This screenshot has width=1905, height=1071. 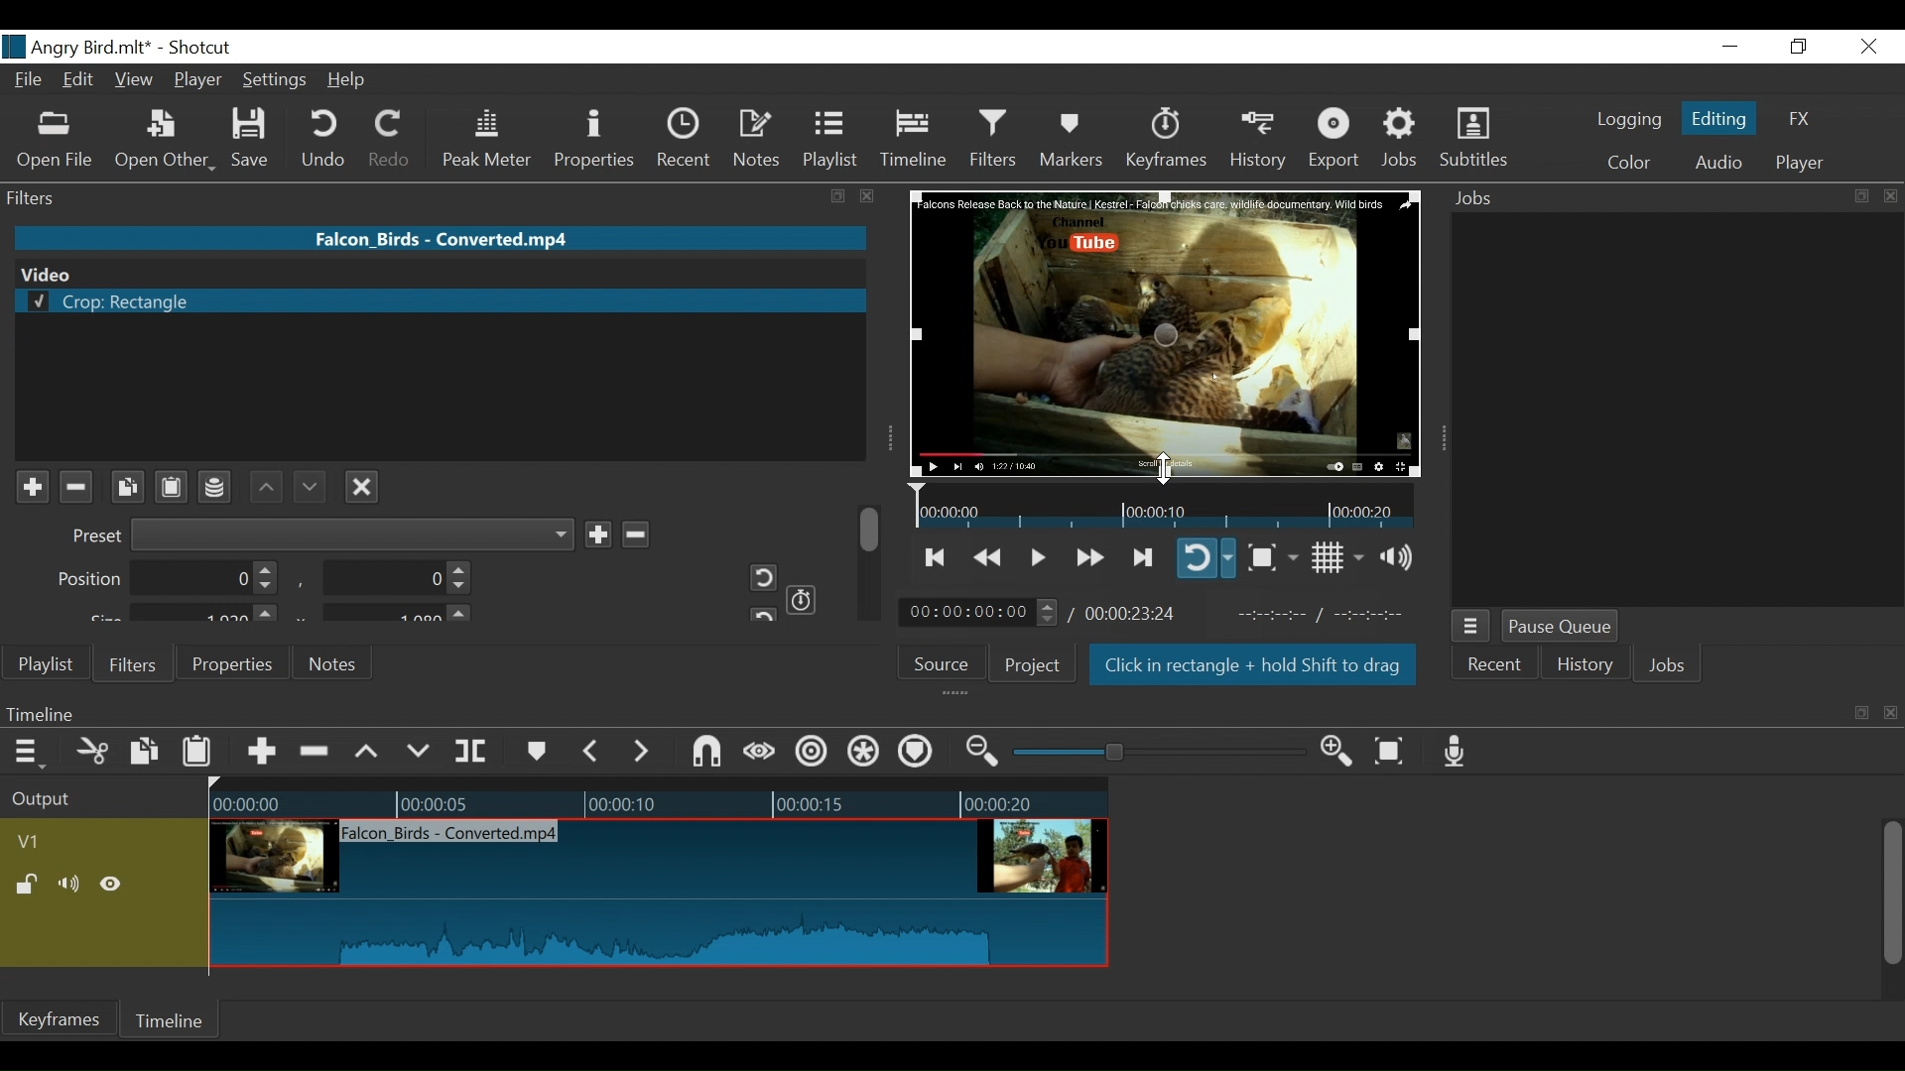 What do you see at coordinates (1668, 667) in the screenshot?
I see `Jobs` at bounding box center [1668, 667].